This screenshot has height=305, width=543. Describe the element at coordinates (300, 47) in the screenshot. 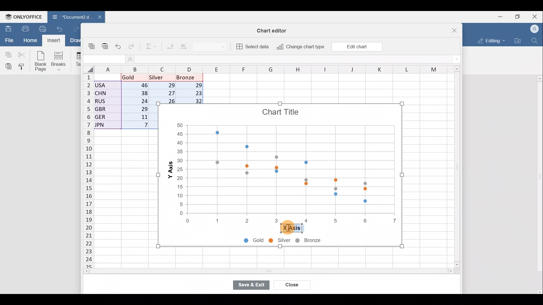

I see `Change chart type` at that location.